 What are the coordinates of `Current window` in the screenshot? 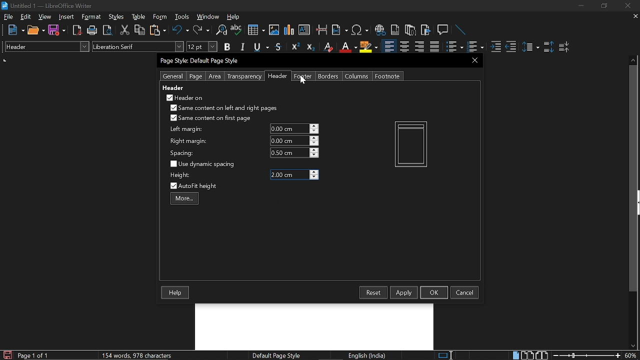 It's located at (201, 61).